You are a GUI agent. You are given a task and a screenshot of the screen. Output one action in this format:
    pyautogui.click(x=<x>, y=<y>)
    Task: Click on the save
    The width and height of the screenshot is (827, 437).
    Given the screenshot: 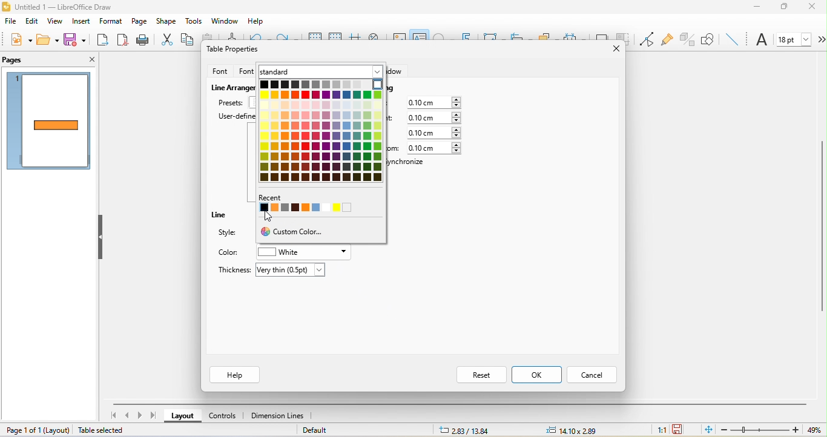 What is the action you would take?
    pyautogui.click(x=75, y=39)
    